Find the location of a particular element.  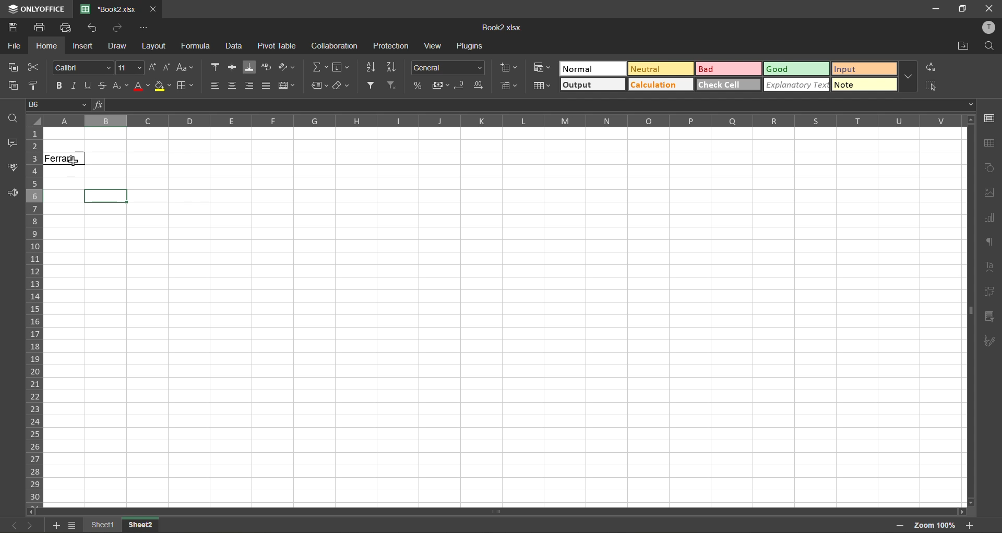

protection is located at coordinates (390, 46).